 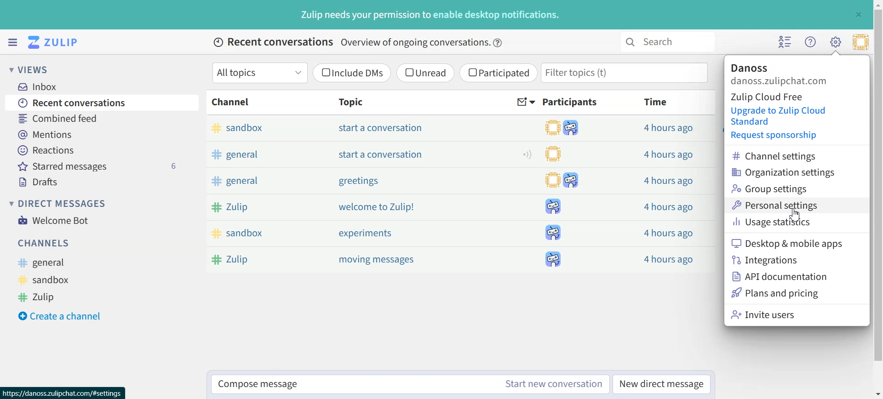 What do you see at coordinates (34, 69) in the screenshot?
I see `Views` at bounding box center [34, 69].